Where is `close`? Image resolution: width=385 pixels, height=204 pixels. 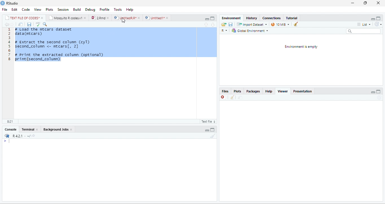
close is located at coordinates (168, 18).